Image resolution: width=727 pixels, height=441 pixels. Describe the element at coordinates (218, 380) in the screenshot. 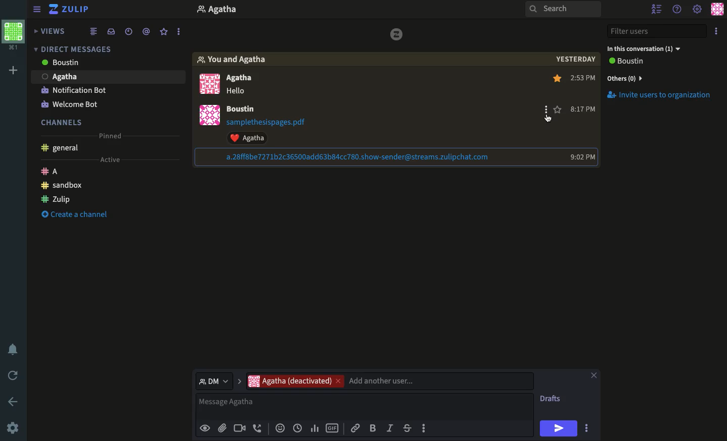

I see `DM` at that location.